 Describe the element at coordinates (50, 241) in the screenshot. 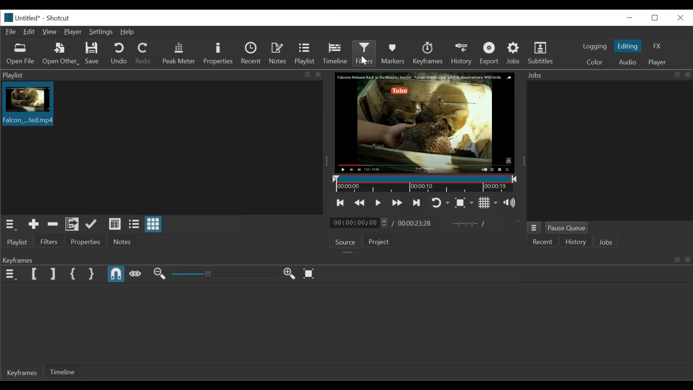

I see `Filters` at that location.